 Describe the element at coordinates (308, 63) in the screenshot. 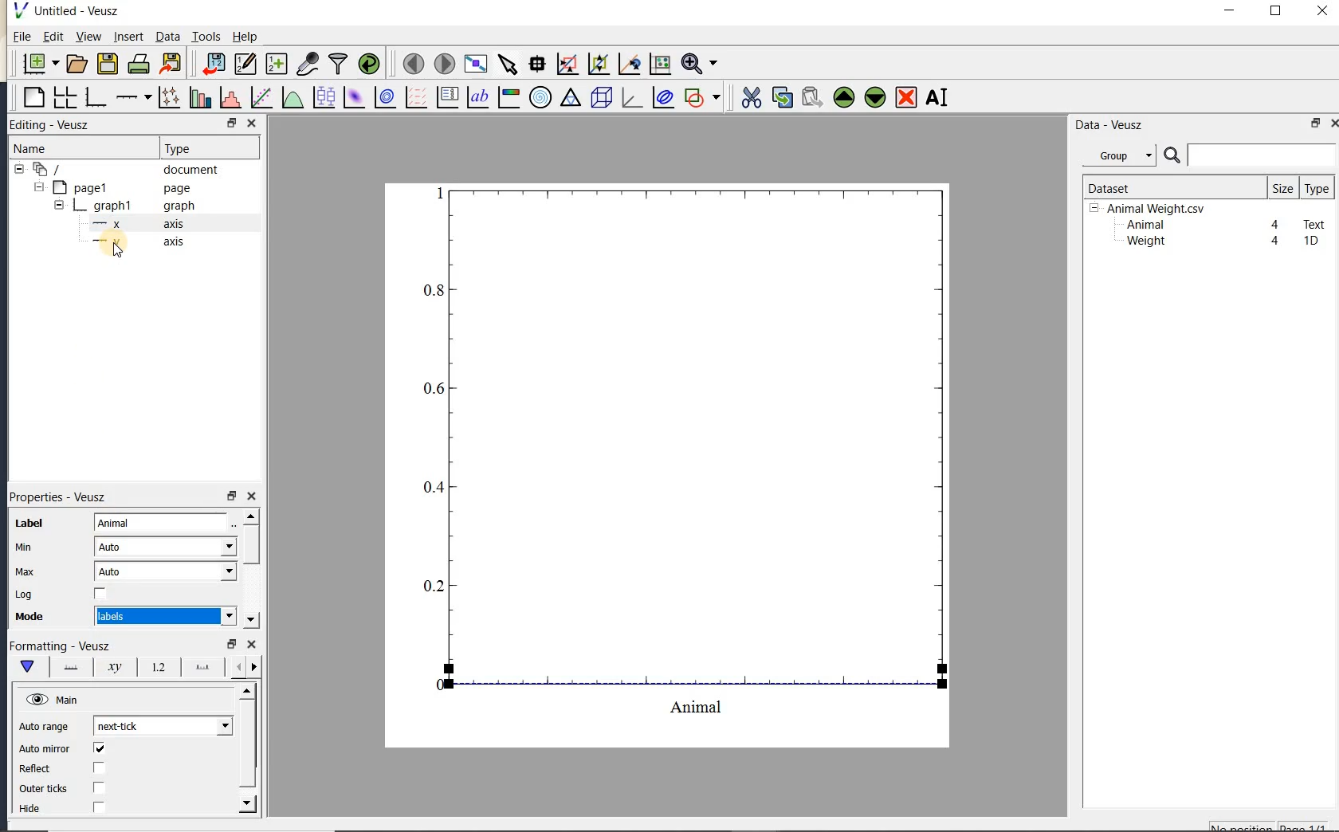

I see `capture remote data` at that location.